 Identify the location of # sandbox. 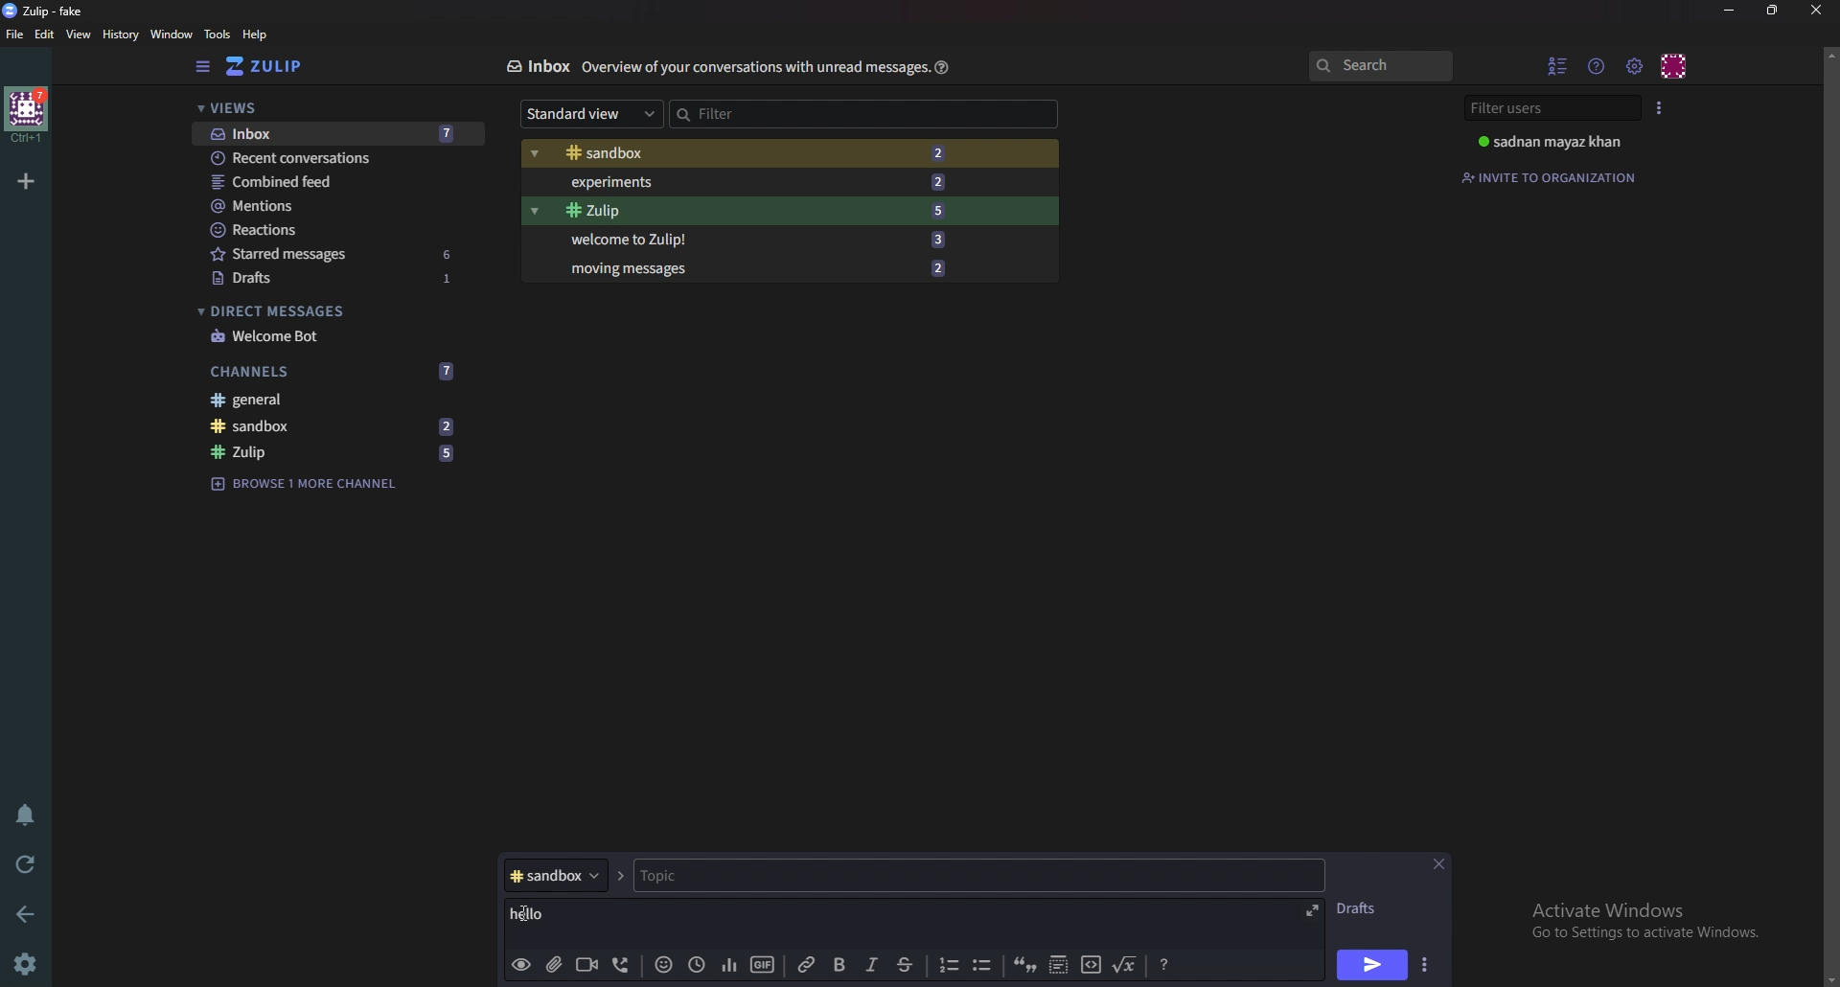
(554, 874).